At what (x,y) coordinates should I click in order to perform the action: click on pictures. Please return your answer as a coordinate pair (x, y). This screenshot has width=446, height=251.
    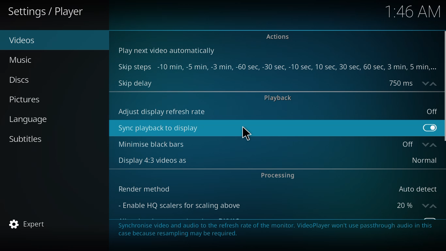
    Looking at the image, I should click on (26, 100).